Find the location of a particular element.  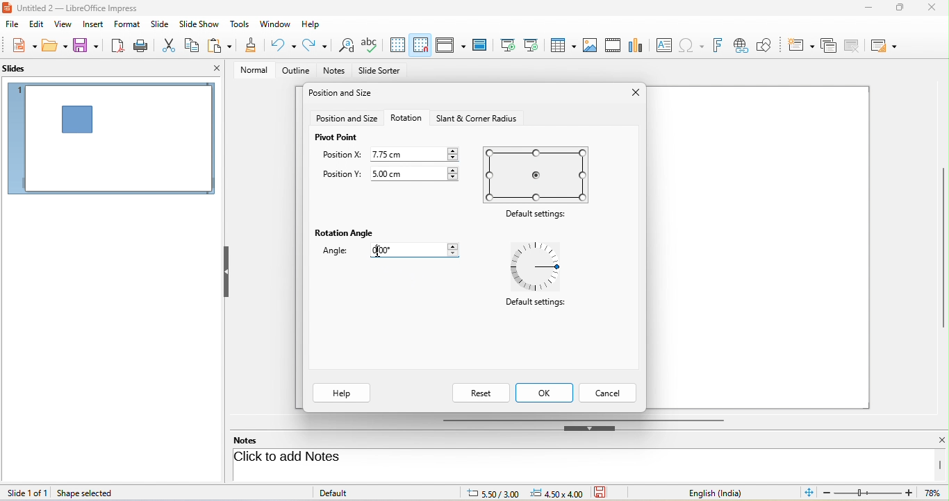

side is located at coordinates (163, 24).